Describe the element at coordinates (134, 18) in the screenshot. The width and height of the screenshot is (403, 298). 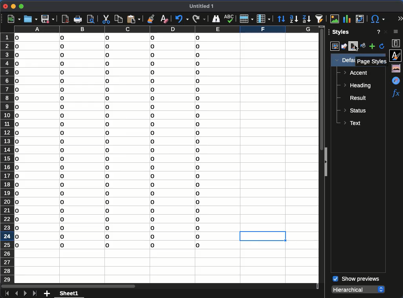
I see `paste` at that location.